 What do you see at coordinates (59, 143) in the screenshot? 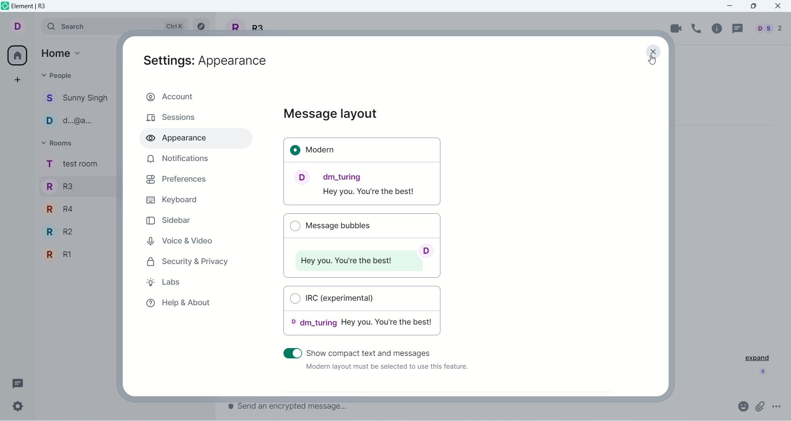
I see `rooms` at bounding box center [59, 143].